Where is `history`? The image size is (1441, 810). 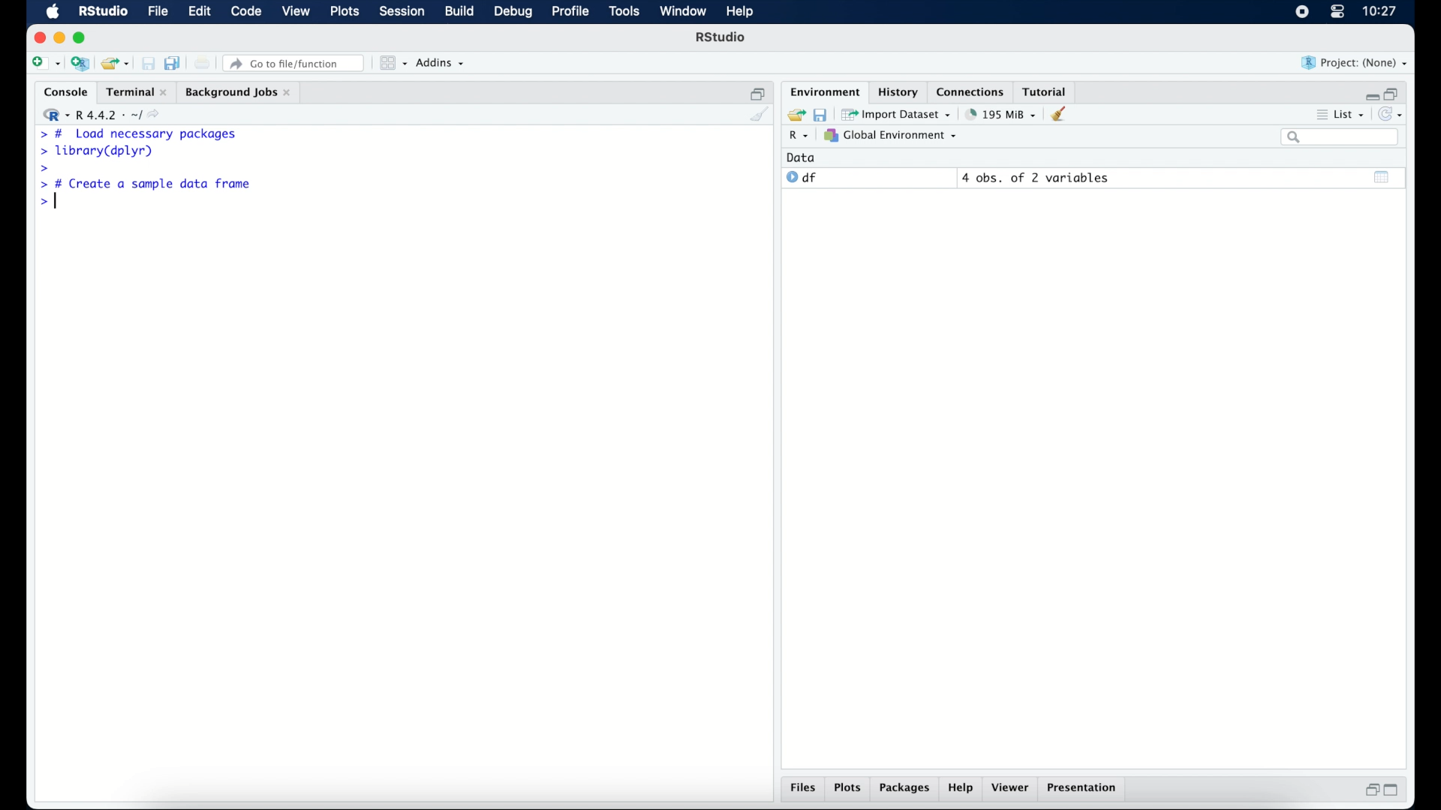
history is located at coordinates (897, 91).